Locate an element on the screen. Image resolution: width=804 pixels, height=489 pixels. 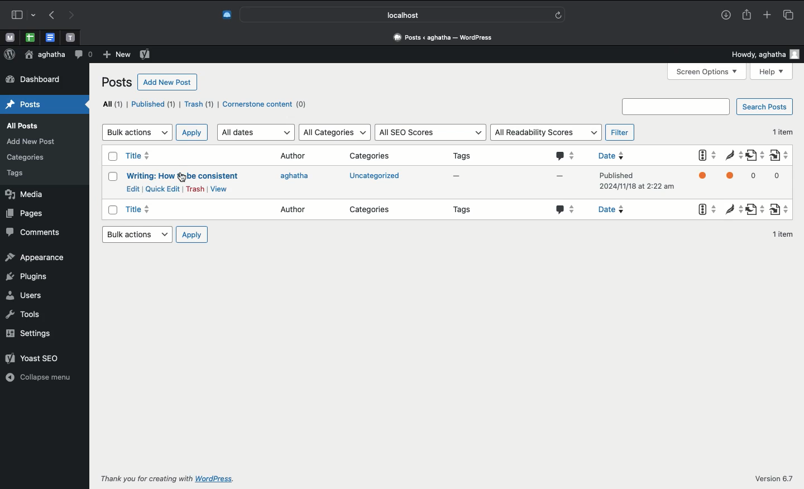
Published is located at coordinates (154, 106).